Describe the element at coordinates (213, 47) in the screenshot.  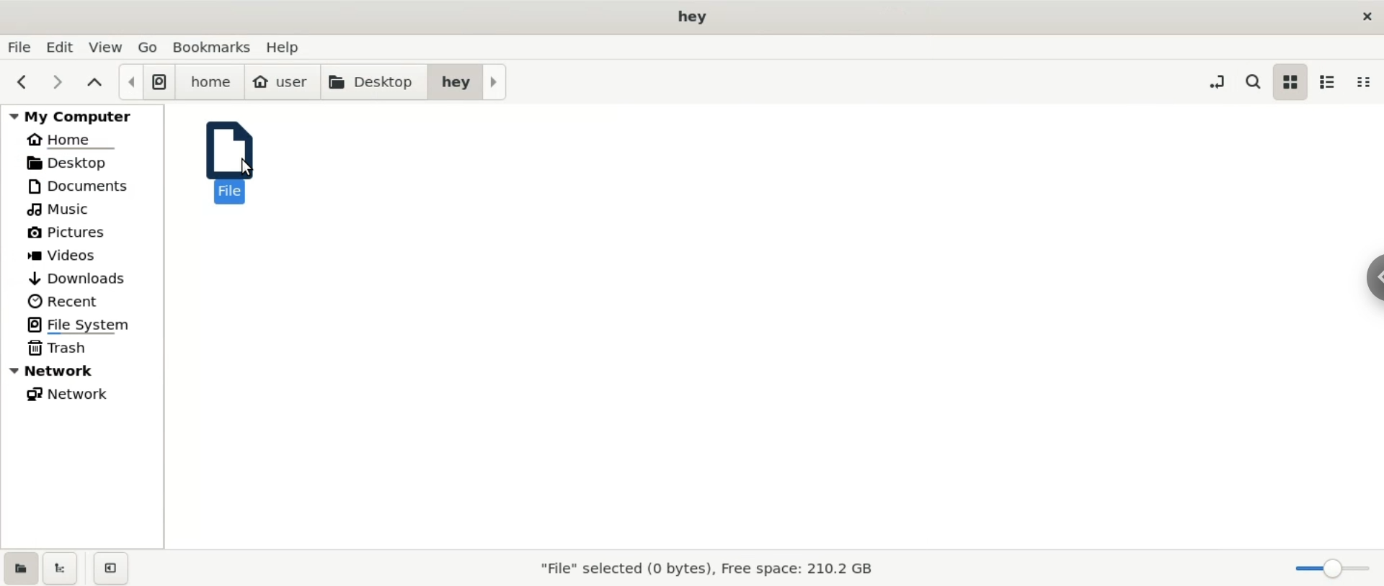
I see `bookmark` at that location.